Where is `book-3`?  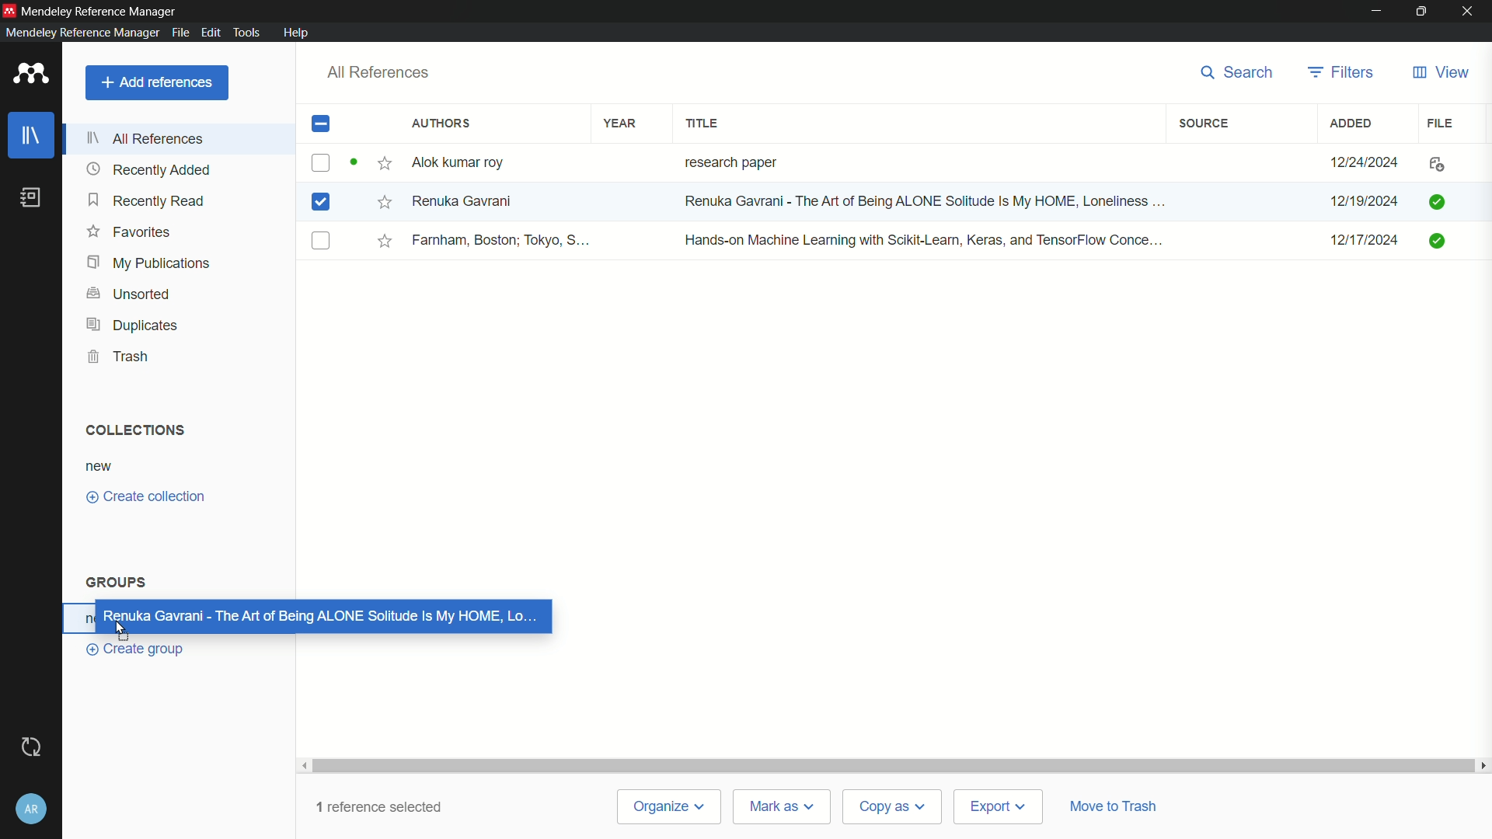 book-3 is located at coordinates (322, 242).